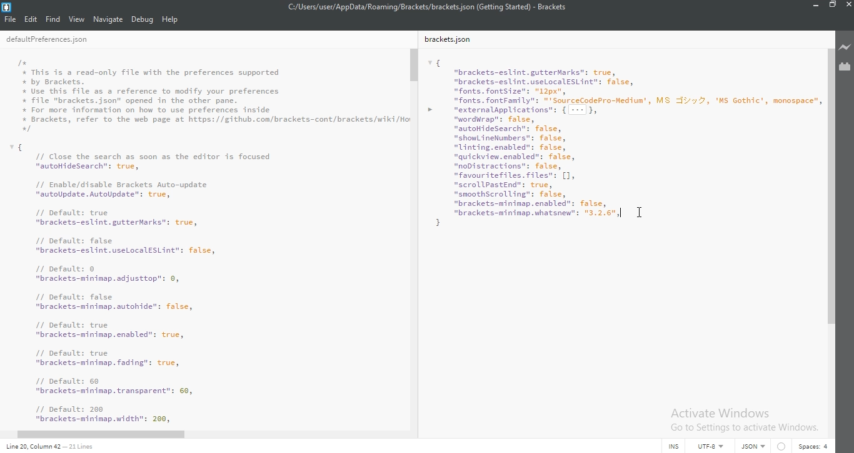  Describe the element at coordinates (77, 19) in the screenshot. I see `View ` at that location.